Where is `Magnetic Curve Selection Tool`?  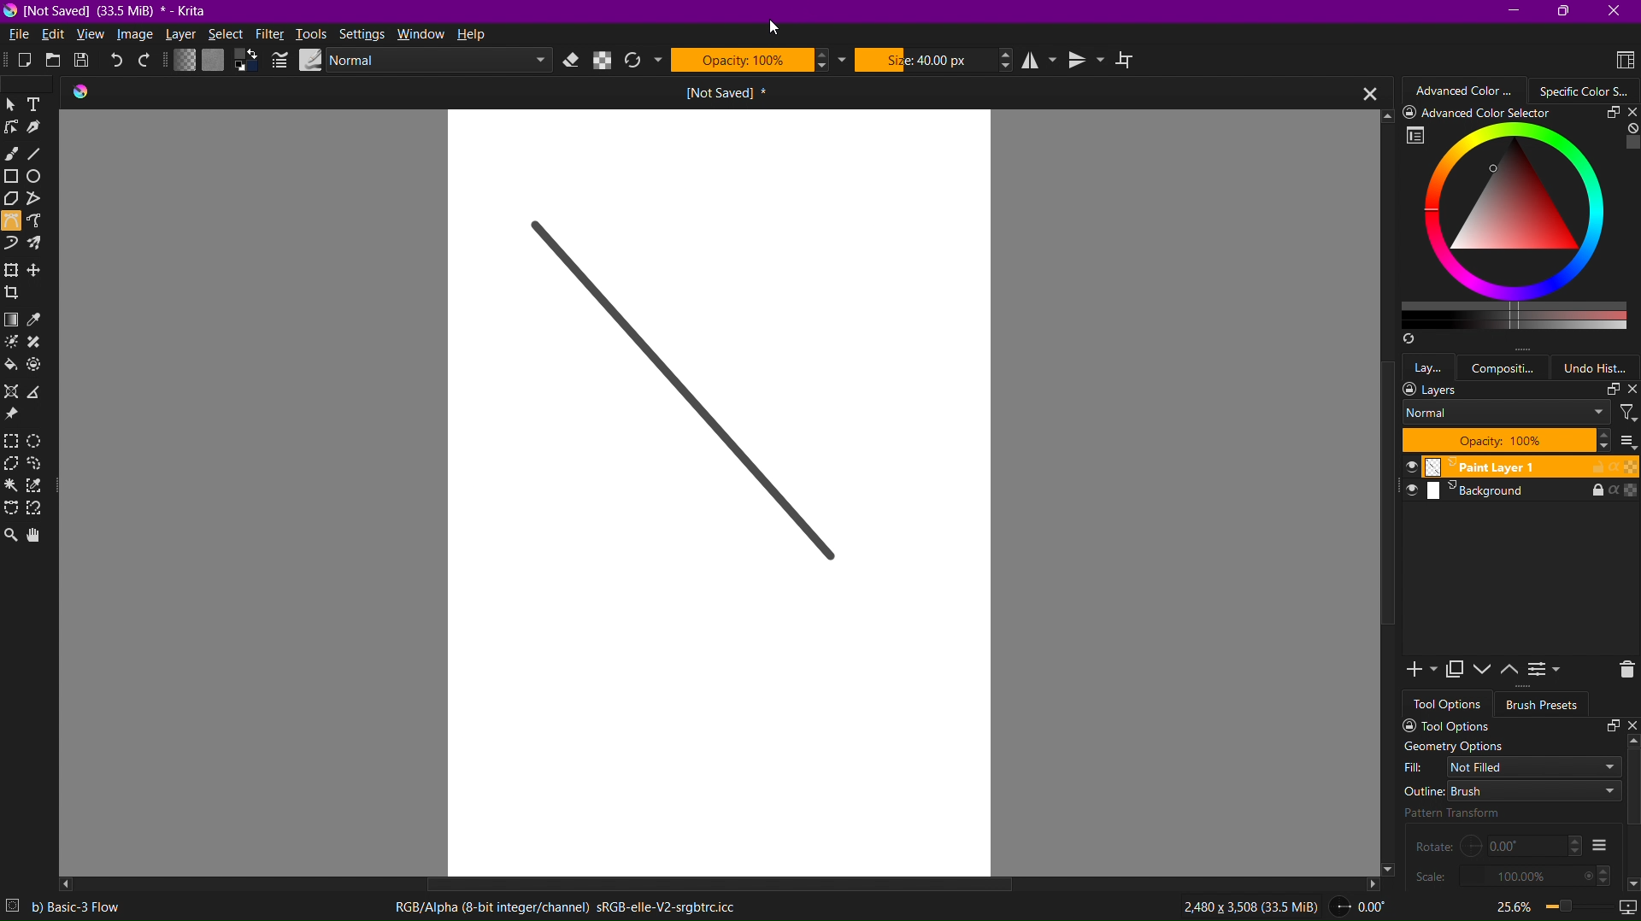 Magnetic Curve Selection Tool is located at coordinates (39, 510).